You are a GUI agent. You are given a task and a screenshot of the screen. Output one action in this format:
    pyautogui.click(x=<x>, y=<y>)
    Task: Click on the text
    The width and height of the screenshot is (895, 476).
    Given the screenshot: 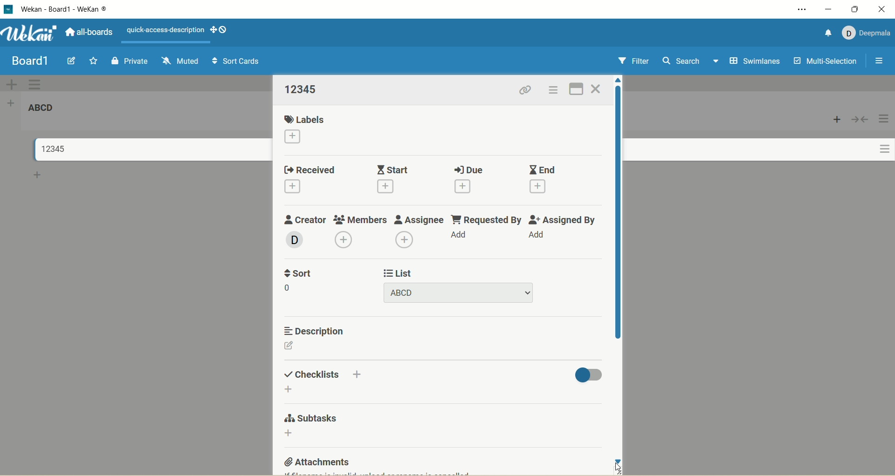 What is the action you would take?
    pyautogui.click(x=166, y=30)
    